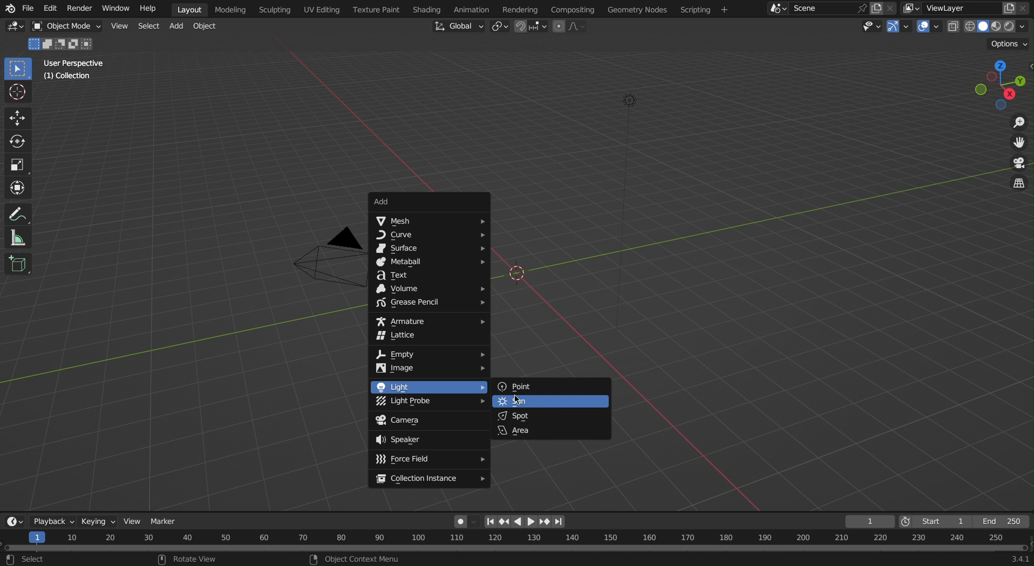 This screenshot has height=566, width=1034. Describe the element at coordinates (20, 212) in the screenshot. I see `Annotate` at that location.